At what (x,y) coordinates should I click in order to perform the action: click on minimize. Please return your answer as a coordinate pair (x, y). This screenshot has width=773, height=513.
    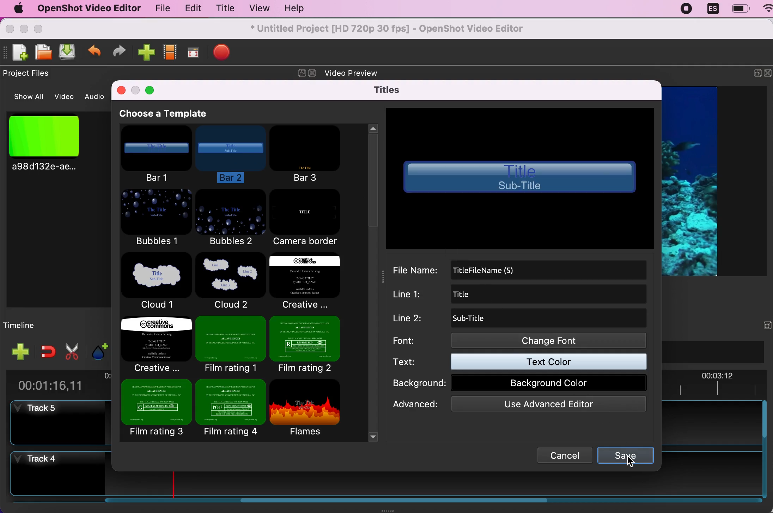
    Looking at the image, I should click on (24, 28).